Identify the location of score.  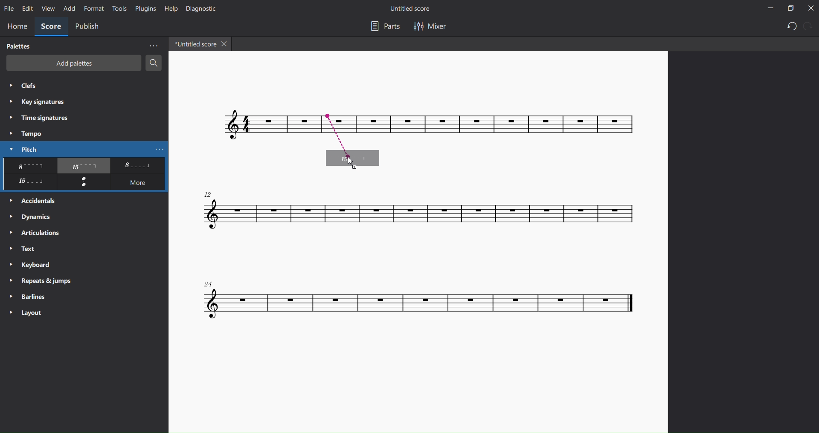
(419, 300).